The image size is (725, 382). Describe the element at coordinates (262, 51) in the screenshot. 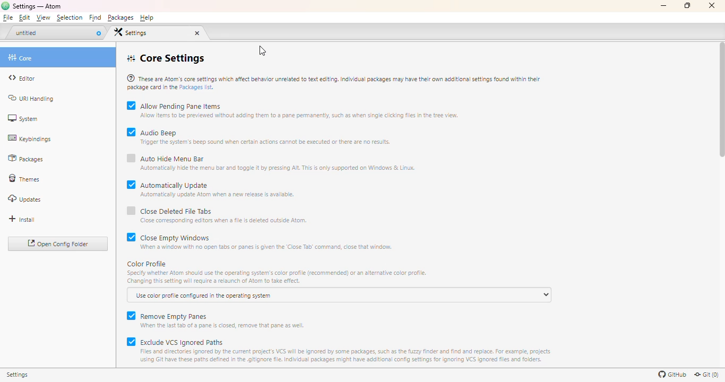

I see `cursor` at that location.